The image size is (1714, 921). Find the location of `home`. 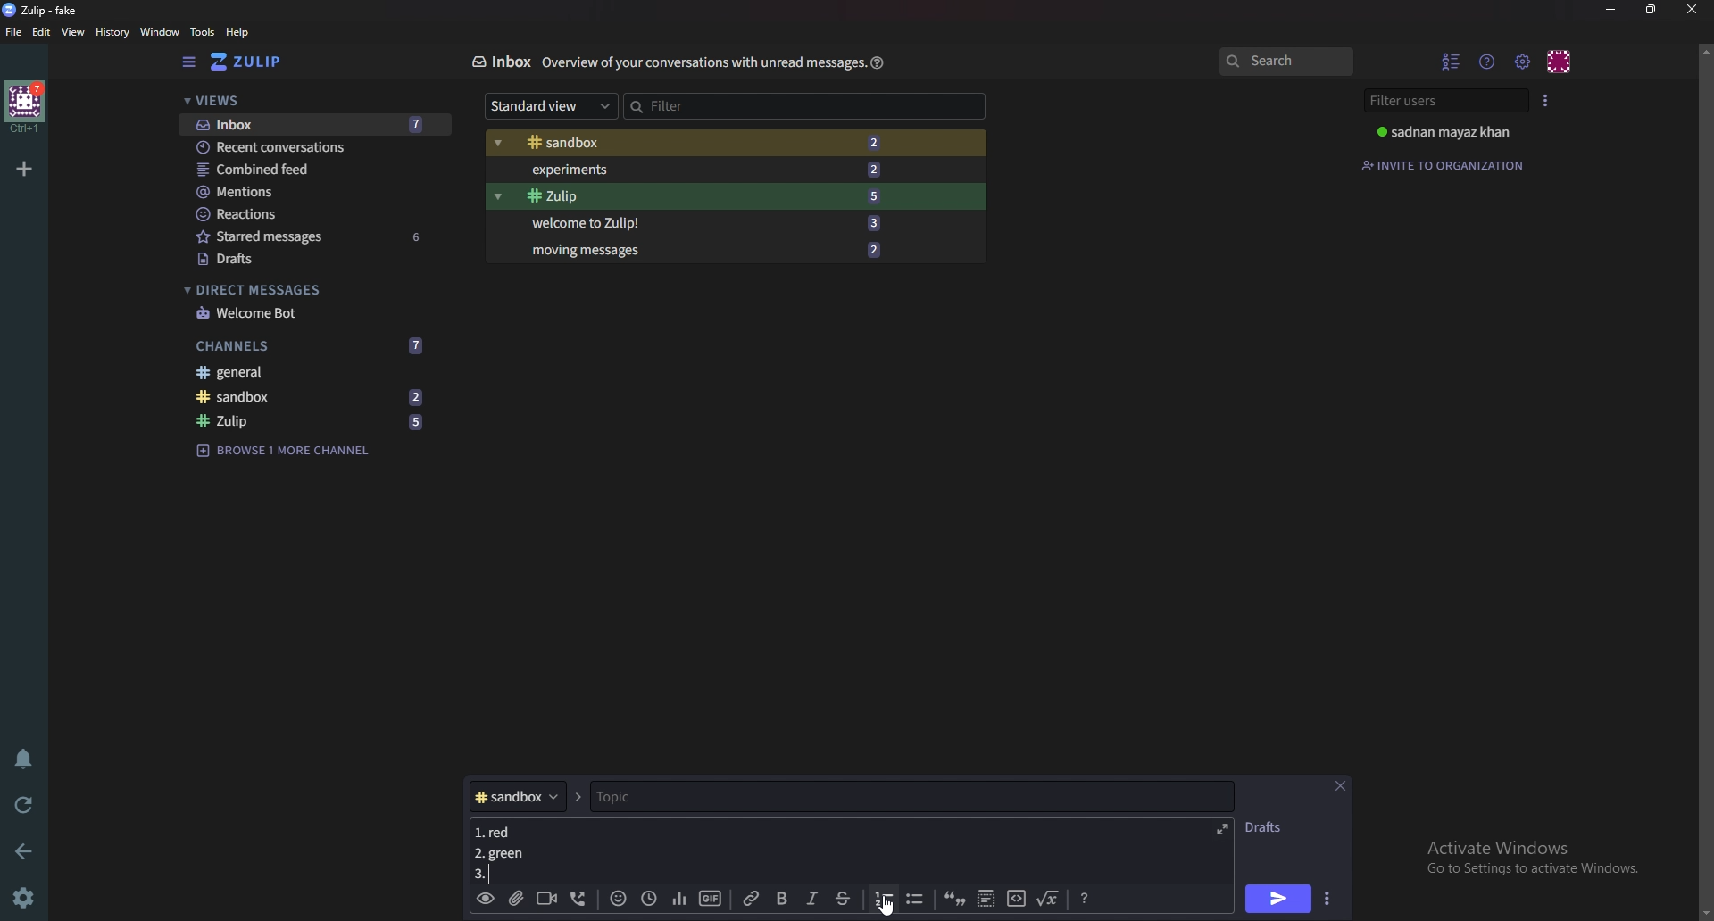

home is located at coordinates (23, 107).